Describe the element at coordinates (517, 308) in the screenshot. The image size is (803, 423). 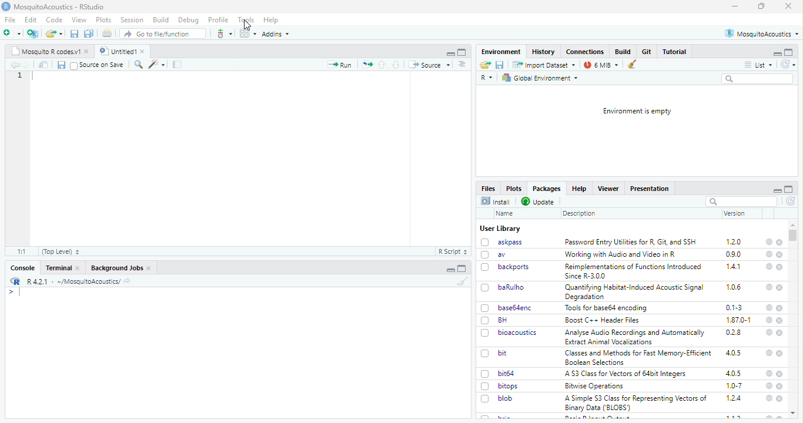
I see `base64enc` at that location.